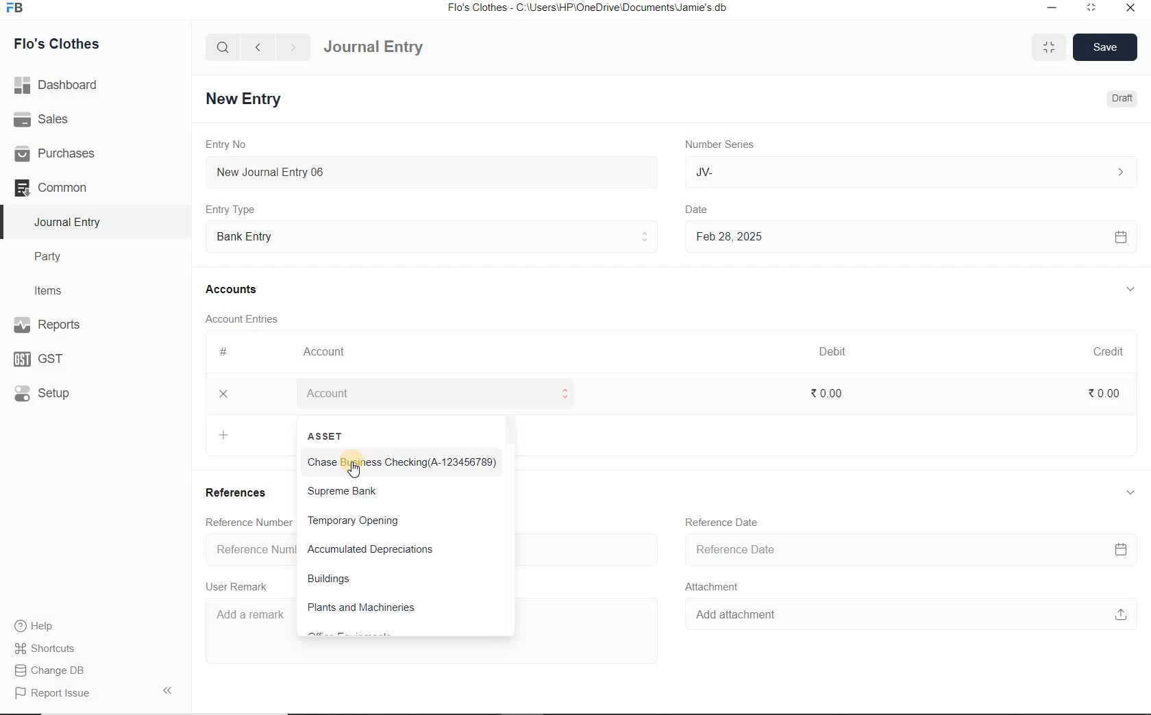 This screenshot has width=1151, height=715. What do you see at coordinates (706, 208) in the screenshot?
I see `Date` at bounding box center [706, 208].